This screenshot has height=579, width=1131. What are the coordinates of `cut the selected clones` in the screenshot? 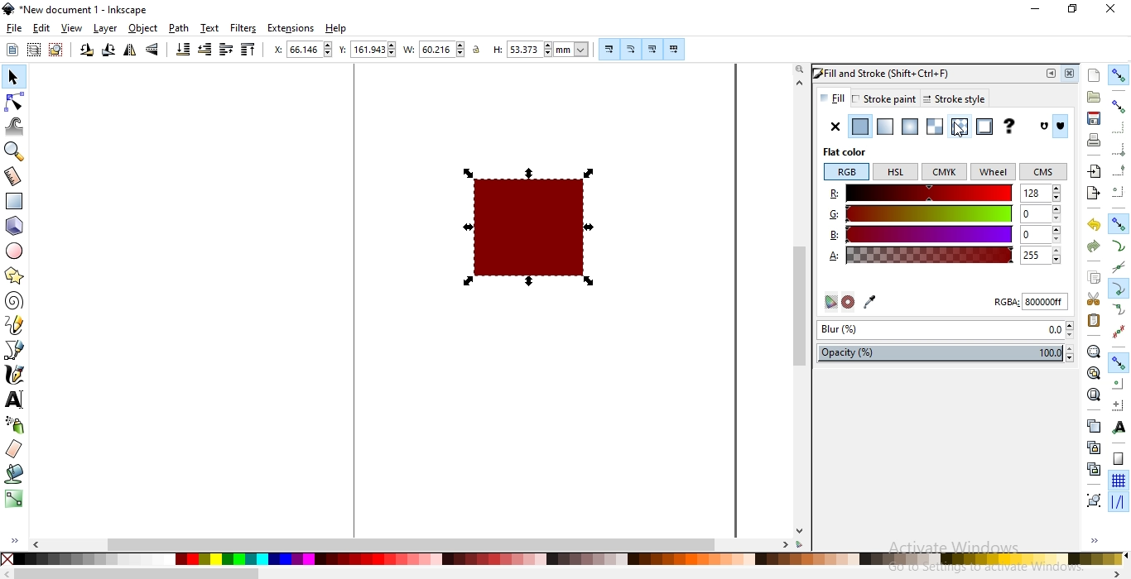 It's located at (1094, 468).